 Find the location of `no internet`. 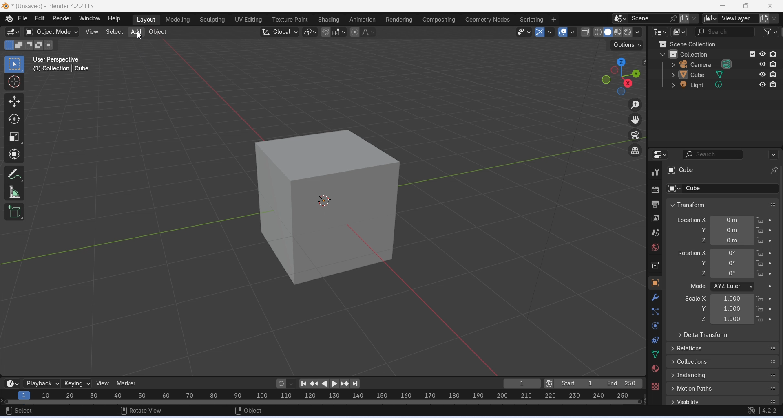

no internet is located at coordinates (752, 411).